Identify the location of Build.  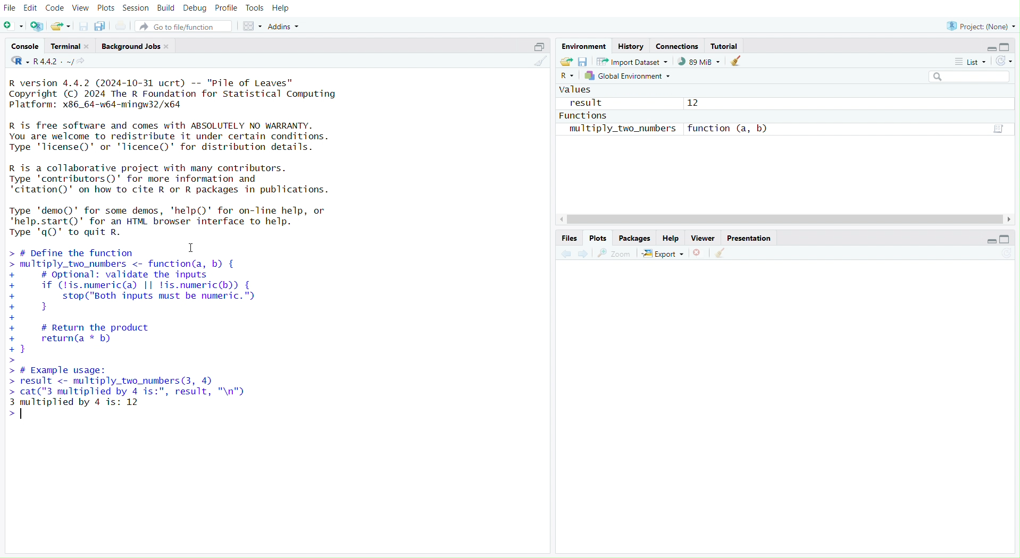
(167, 9).